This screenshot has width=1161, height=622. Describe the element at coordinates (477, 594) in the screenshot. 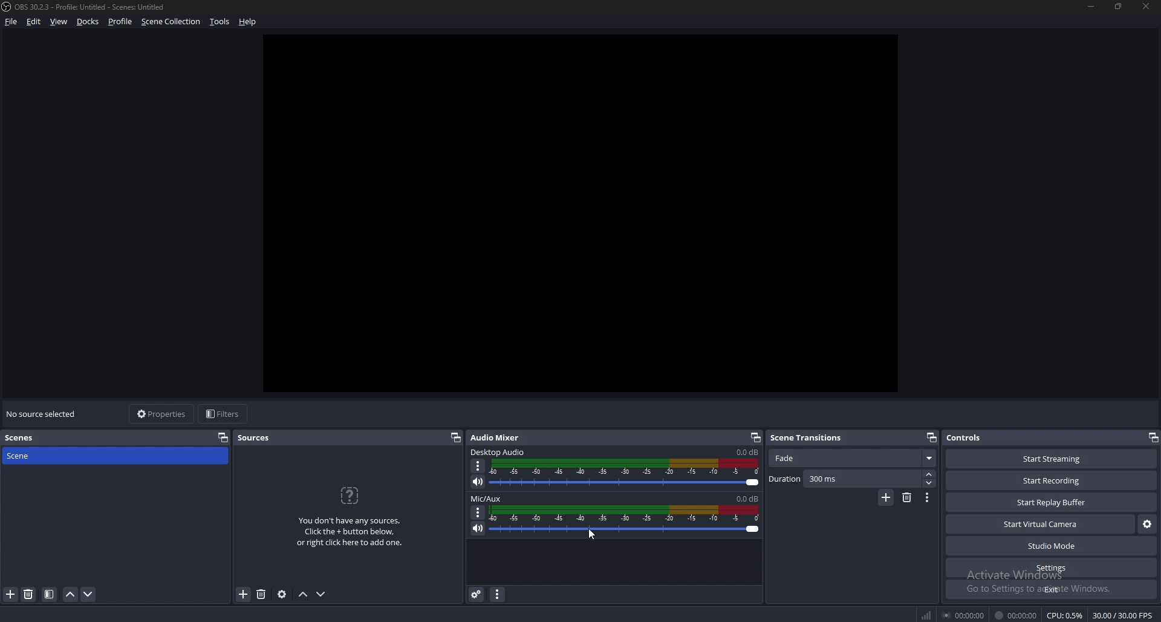

I see `advanced audio properties` at that location.